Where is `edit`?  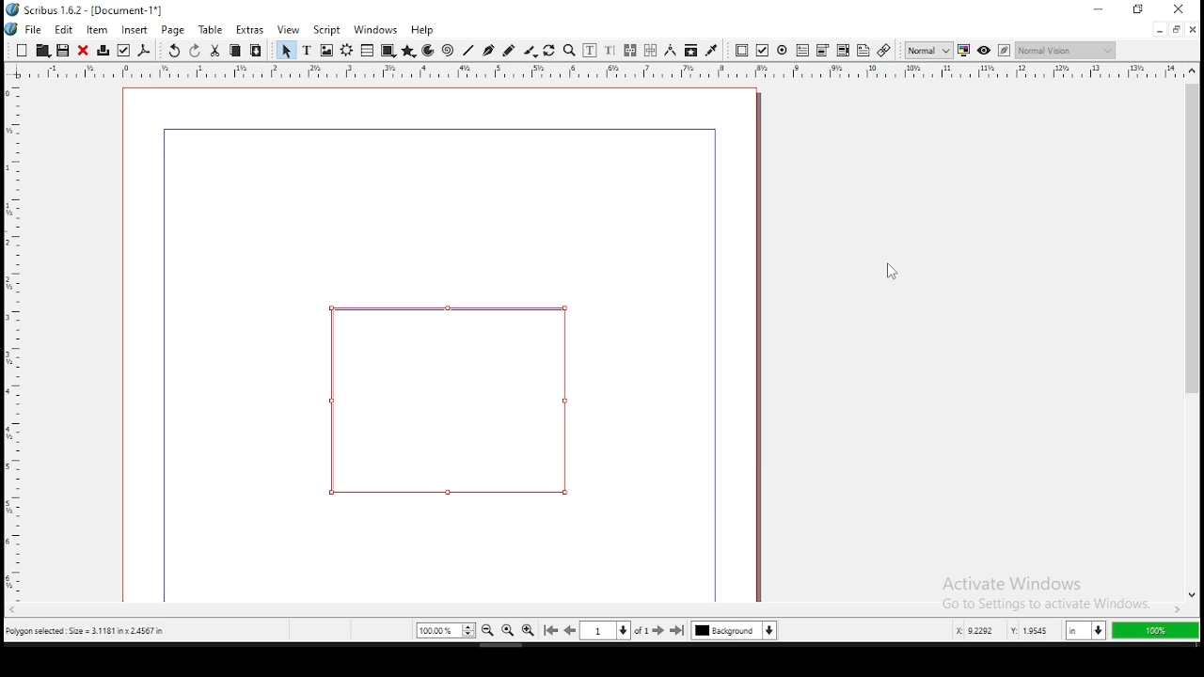
edit is located at coordinates (64, 29).